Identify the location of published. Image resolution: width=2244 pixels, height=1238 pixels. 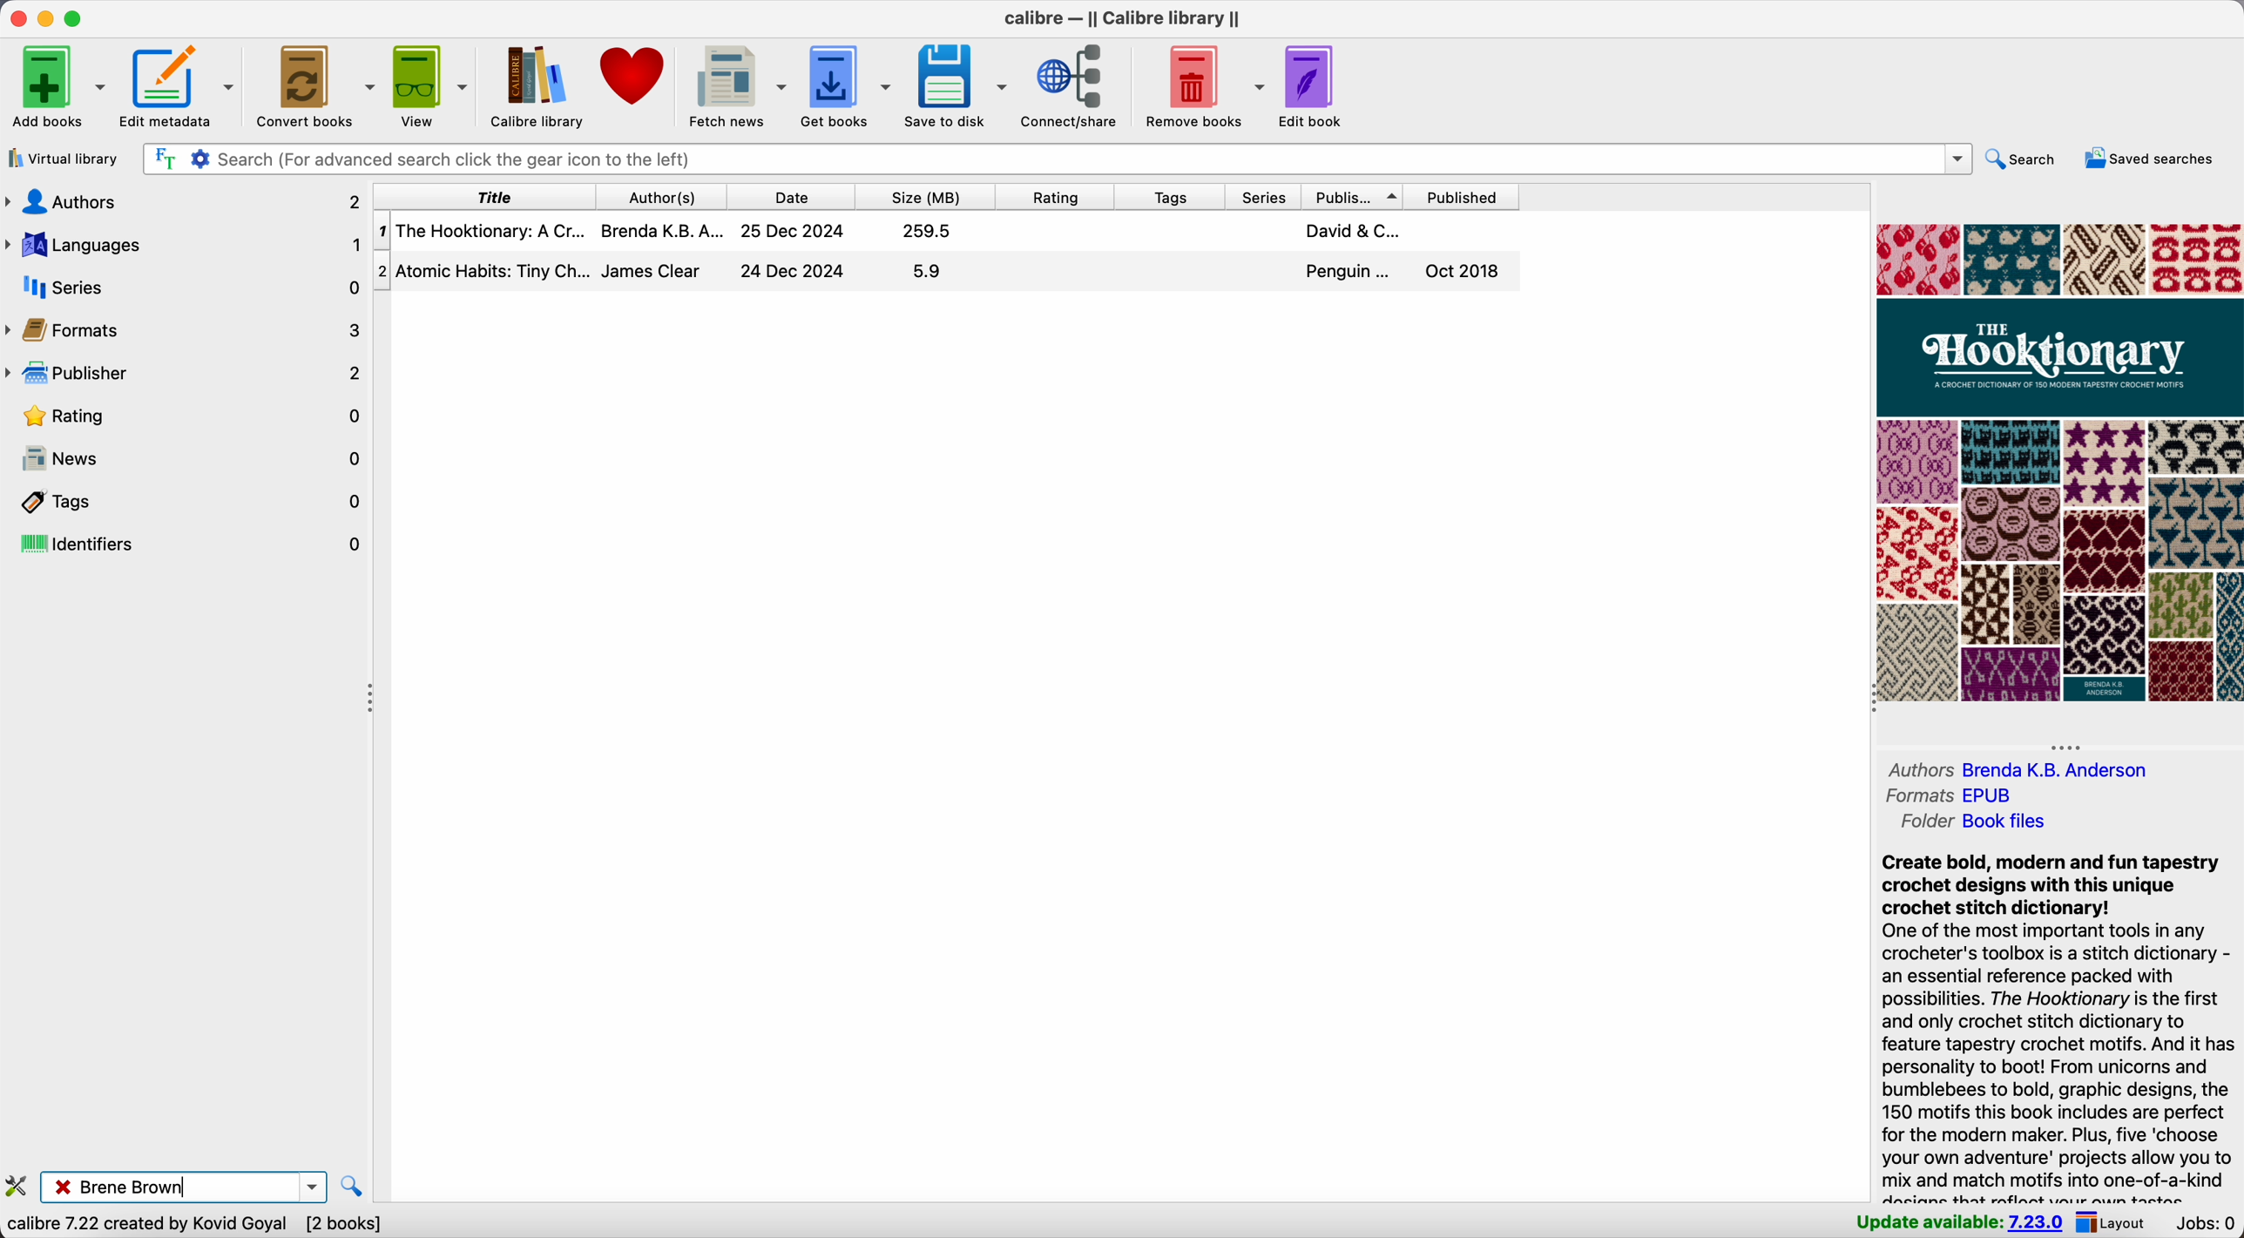
(1464, 195).